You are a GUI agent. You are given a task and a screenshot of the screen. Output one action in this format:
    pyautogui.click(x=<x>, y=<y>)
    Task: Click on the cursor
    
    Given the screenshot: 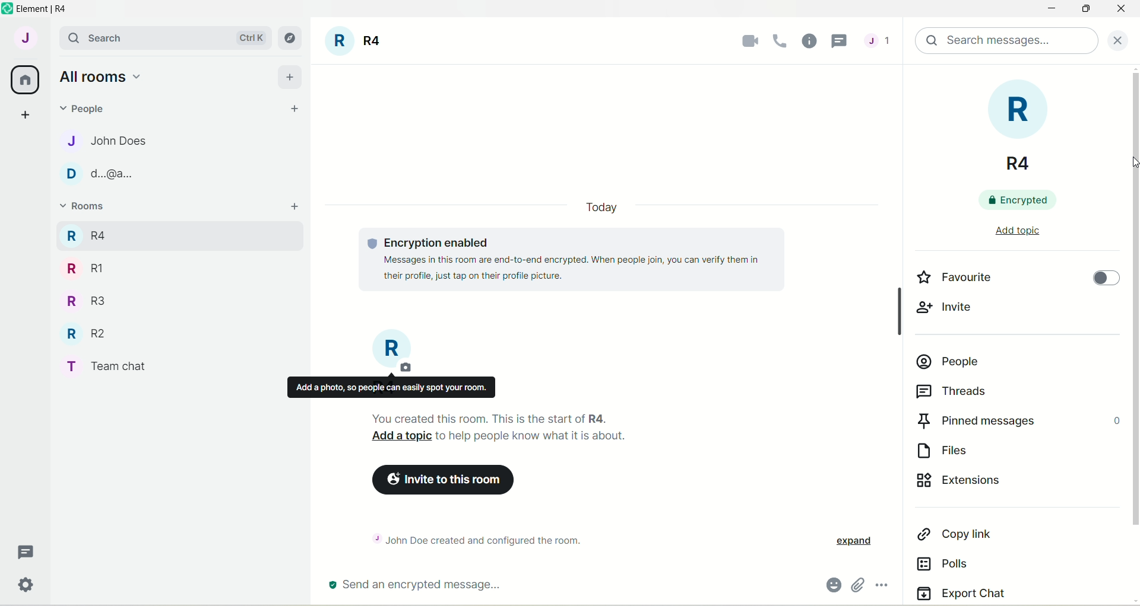 What is the action you would take?
    pyautogui.click(x=1126, y=165)
    